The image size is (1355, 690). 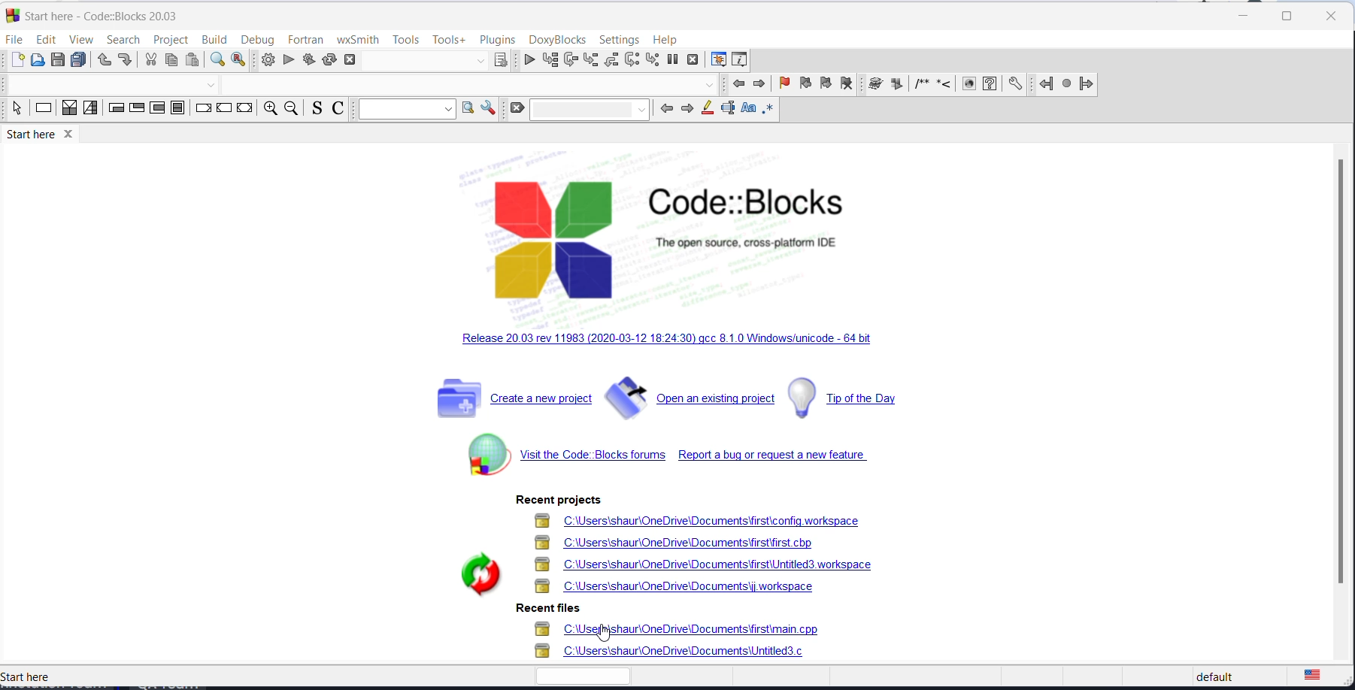 What do you see at coordinates (17, 59) in the screenshot?
I see `NEW FILE` at bounding box center [17, 59].